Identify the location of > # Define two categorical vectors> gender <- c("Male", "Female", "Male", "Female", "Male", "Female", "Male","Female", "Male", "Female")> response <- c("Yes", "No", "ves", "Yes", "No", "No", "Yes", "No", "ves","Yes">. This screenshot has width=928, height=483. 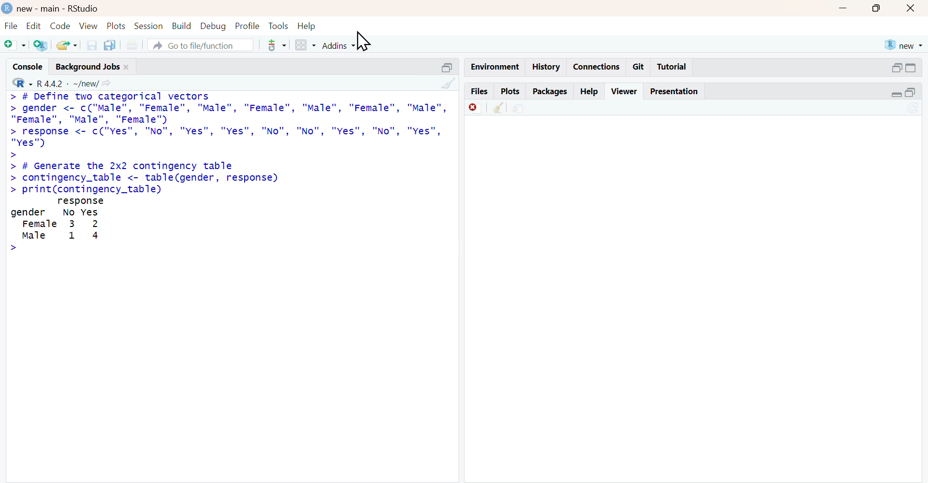
(228, 127).